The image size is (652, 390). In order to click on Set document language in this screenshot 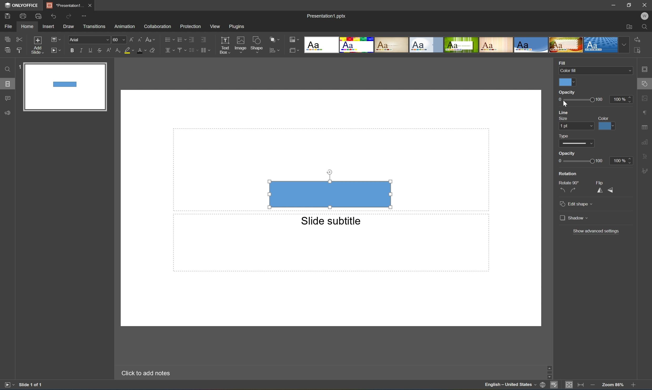, I will do `click(542, 385)`.